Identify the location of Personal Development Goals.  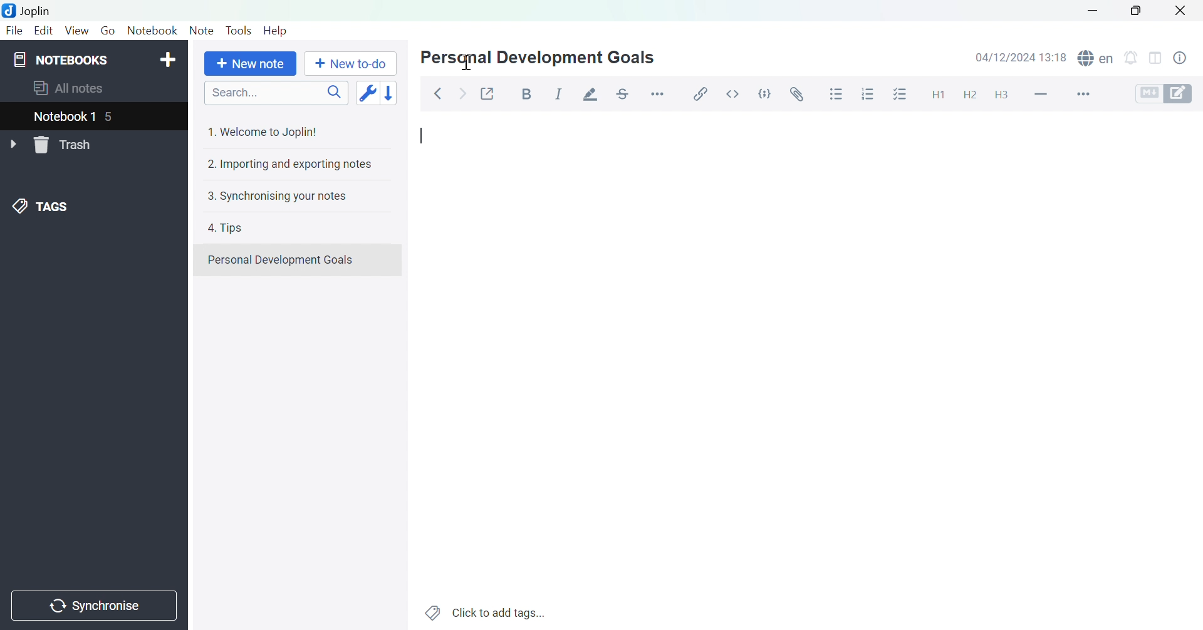
(281, 260).